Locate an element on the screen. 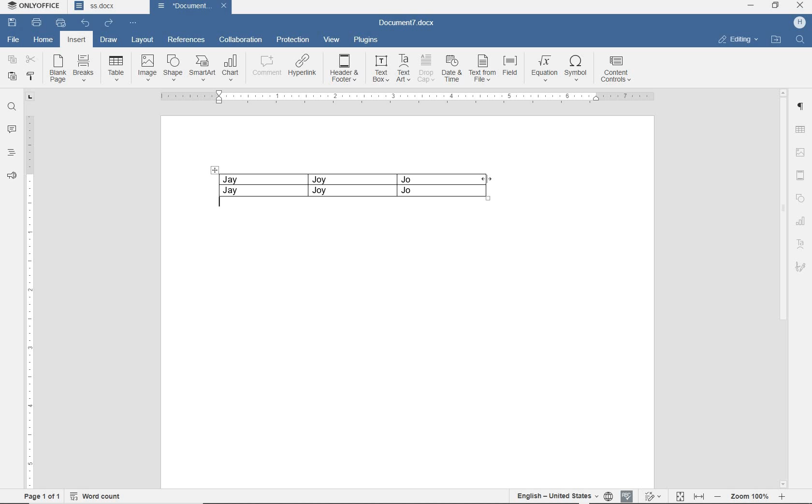 This screenshot has height=504, width=812. COPY is located at coordinates (12, 60).